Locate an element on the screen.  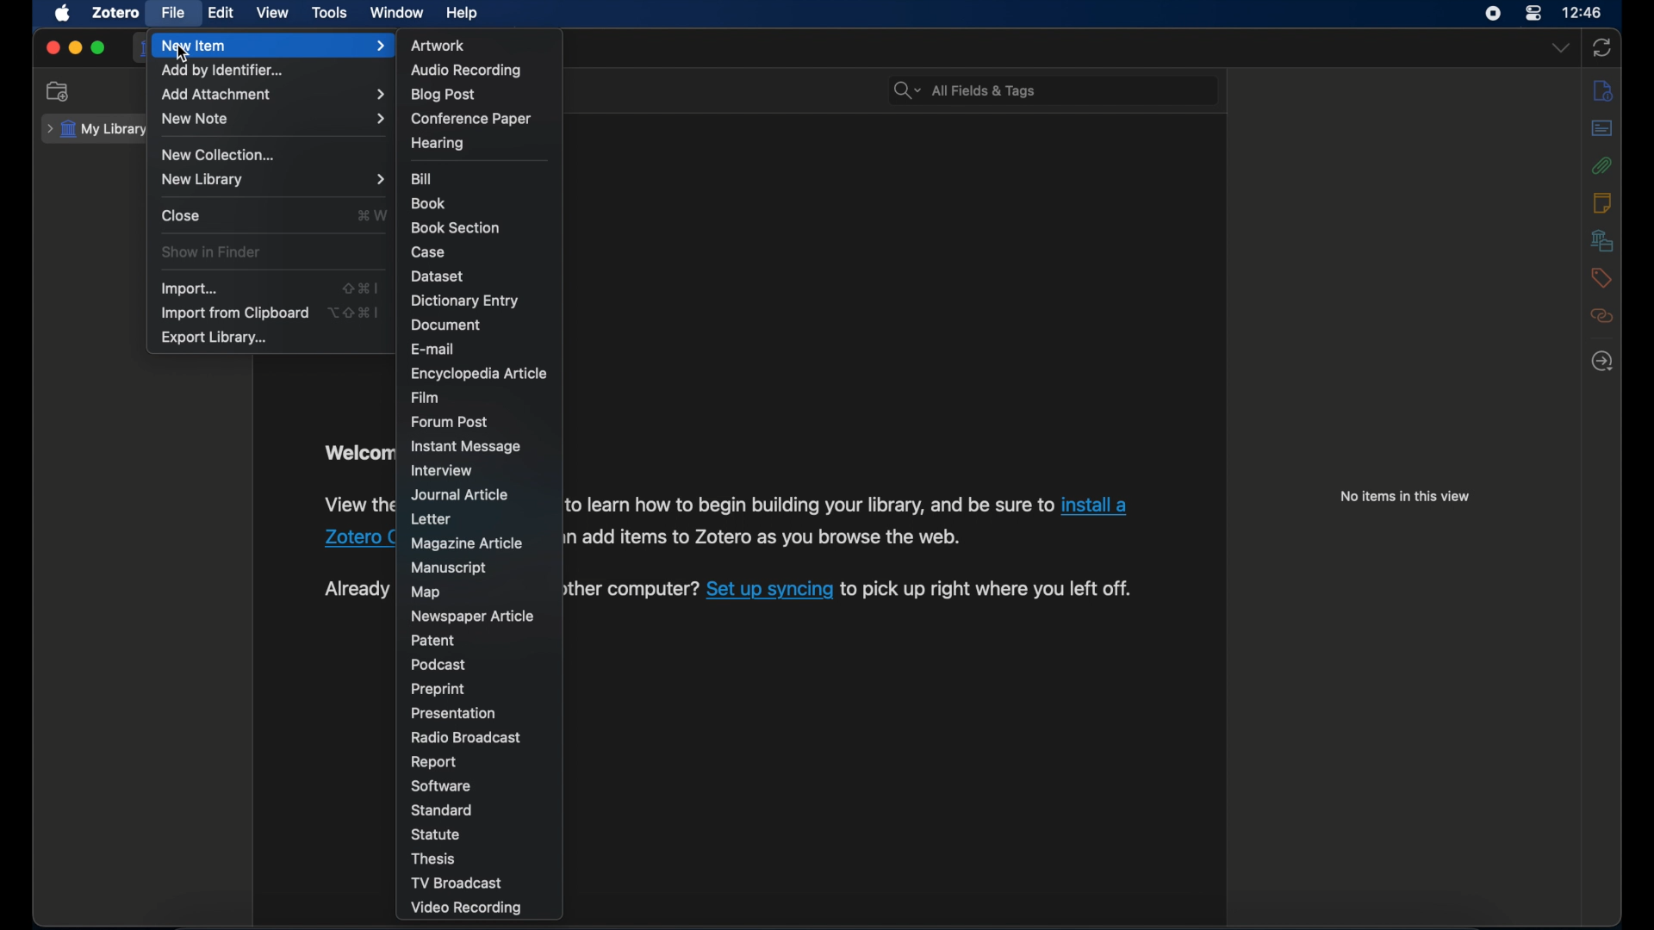
close is located at coordinates (52, 48).